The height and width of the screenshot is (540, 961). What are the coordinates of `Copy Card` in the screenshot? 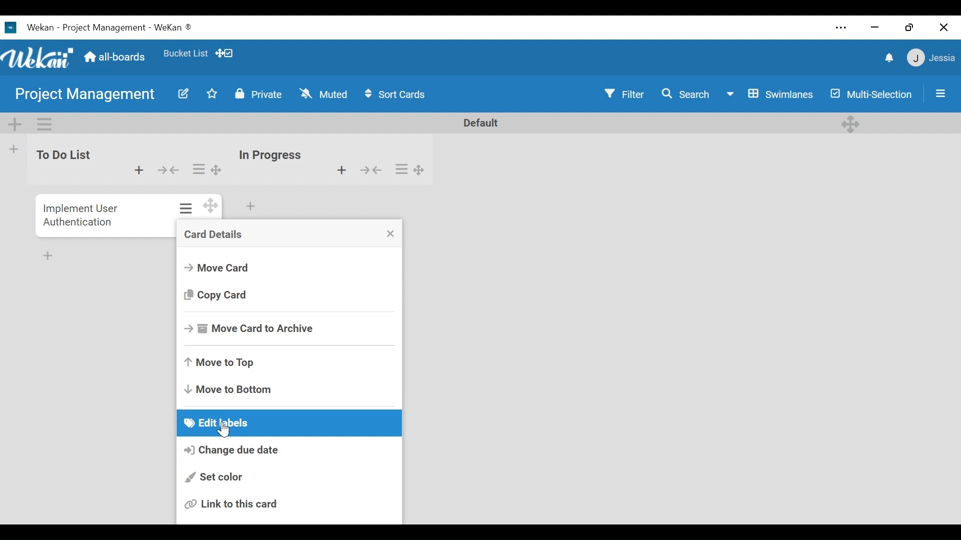 It's located at (219, 295).